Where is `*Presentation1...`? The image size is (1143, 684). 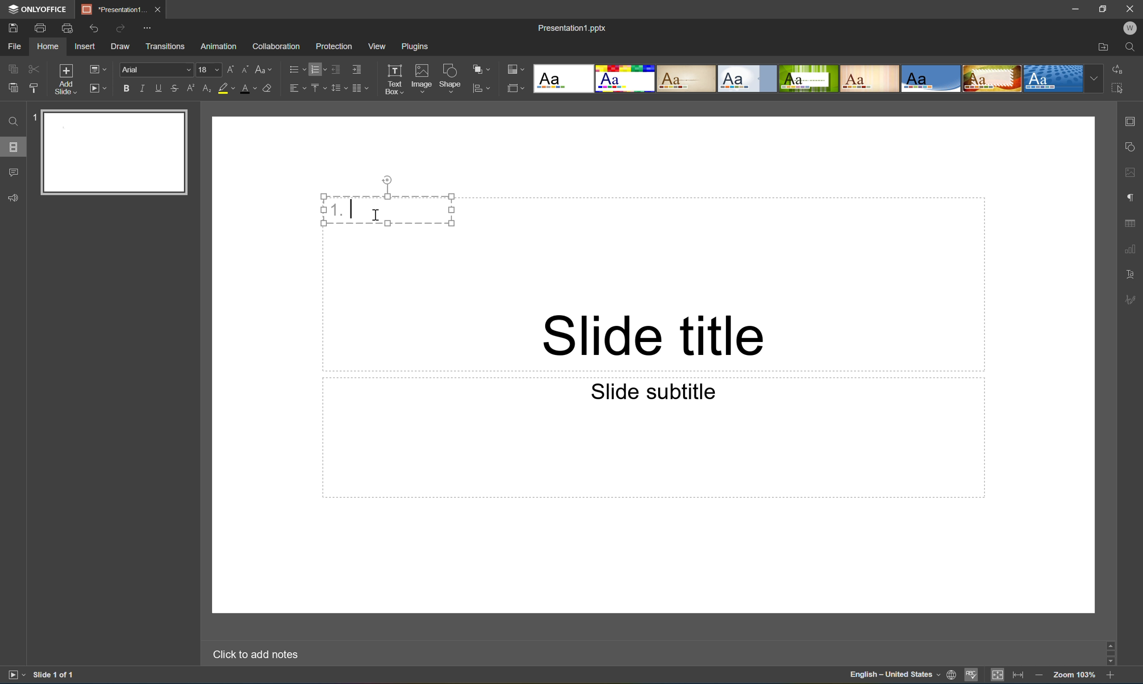 *Presentation1... is located at coordinates (116, 10).